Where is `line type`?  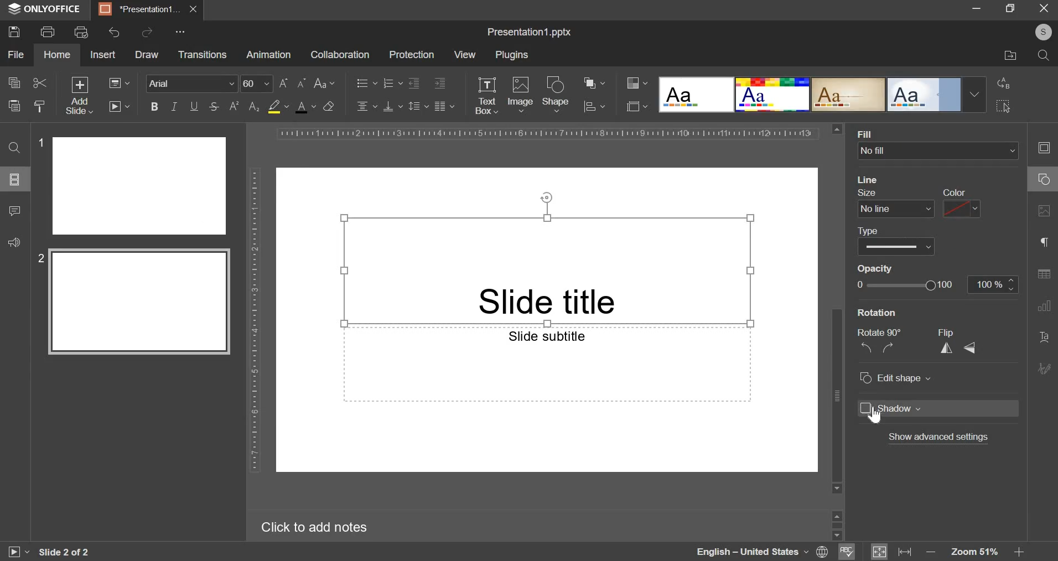
line type is located at coordinates (895, 241).